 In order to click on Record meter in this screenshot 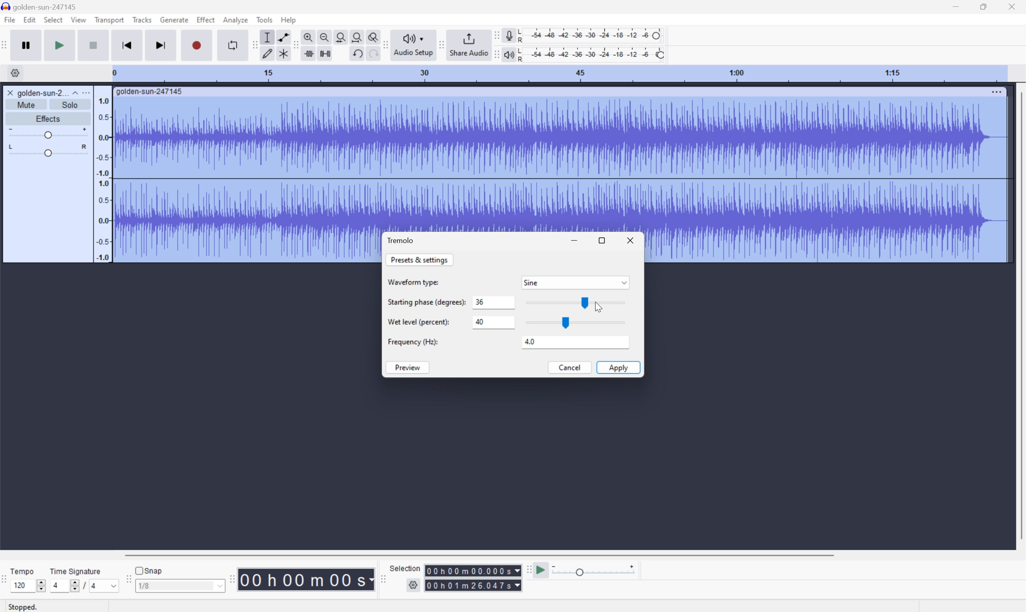, I will do `click(508, 35)`.